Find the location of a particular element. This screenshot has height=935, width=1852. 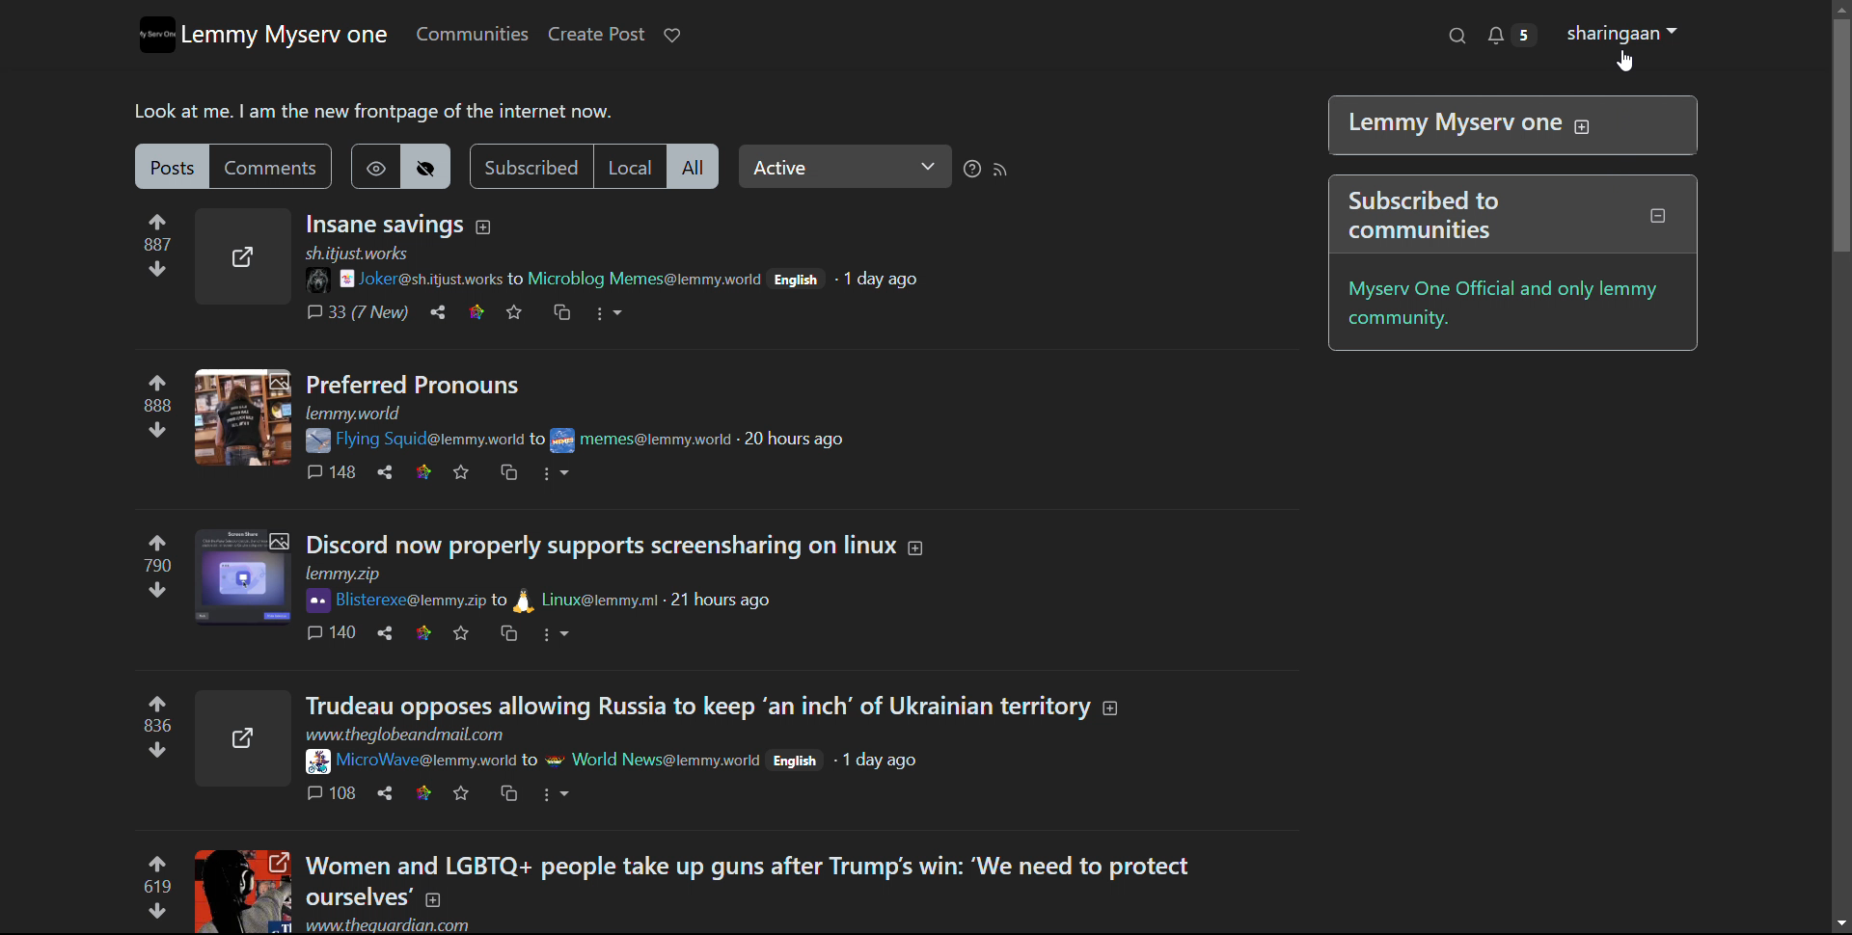

share is located at coordinates (438, 311).